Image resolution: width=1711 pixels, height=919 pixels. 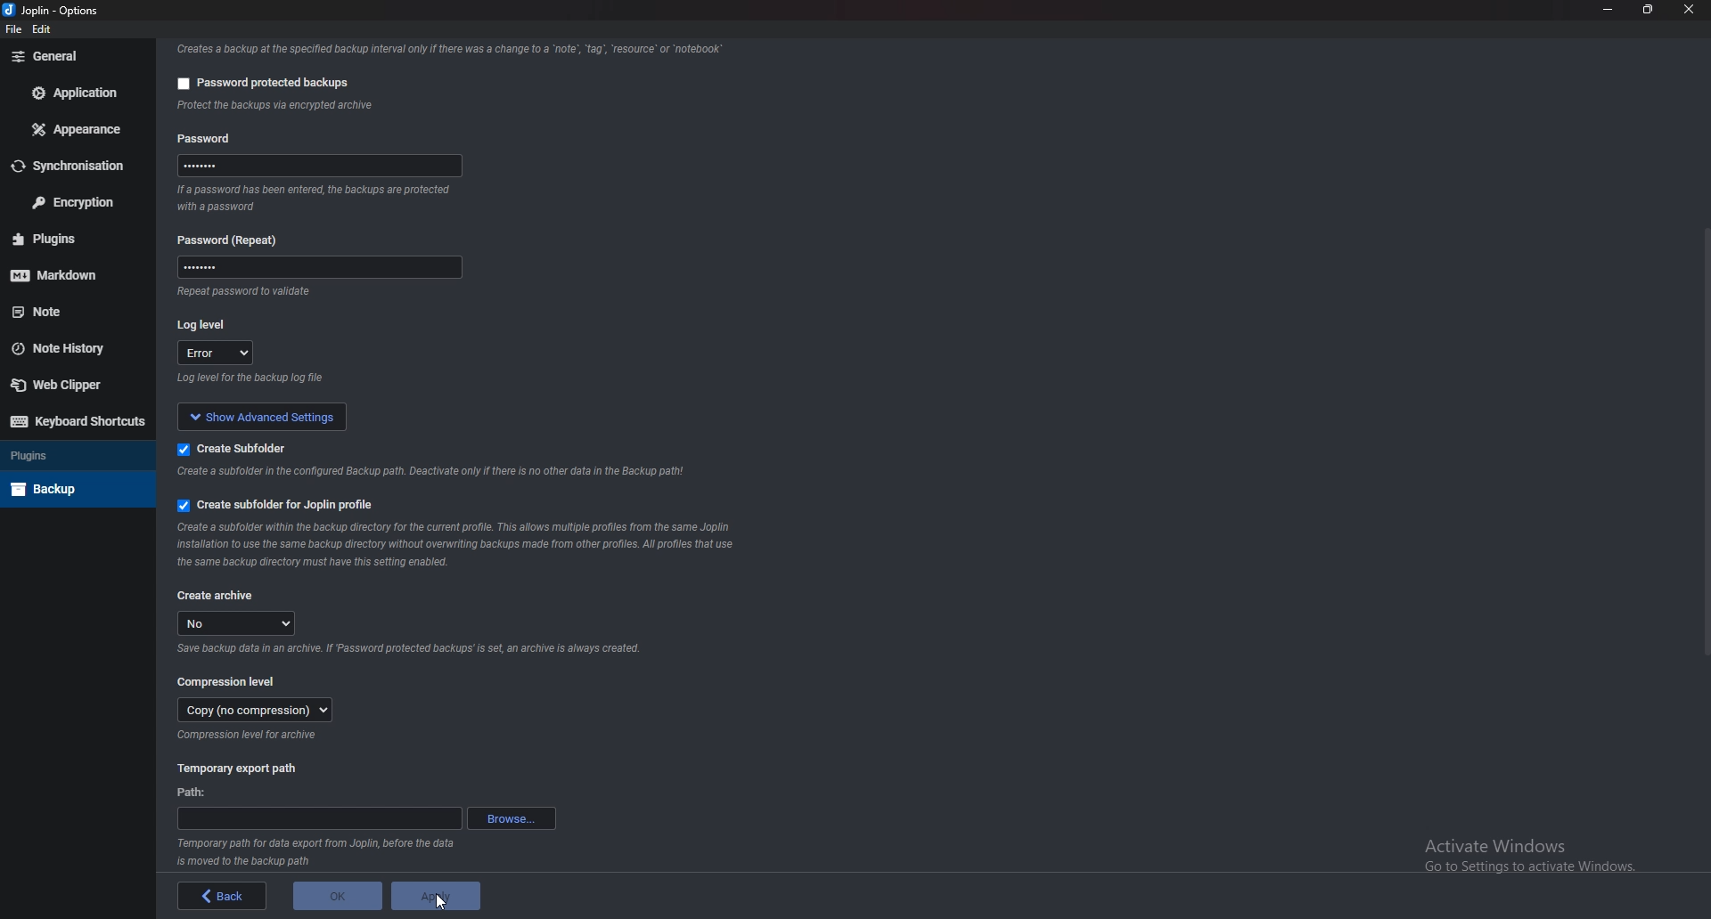 I want to click on Back up, so click(x=74, y=487).